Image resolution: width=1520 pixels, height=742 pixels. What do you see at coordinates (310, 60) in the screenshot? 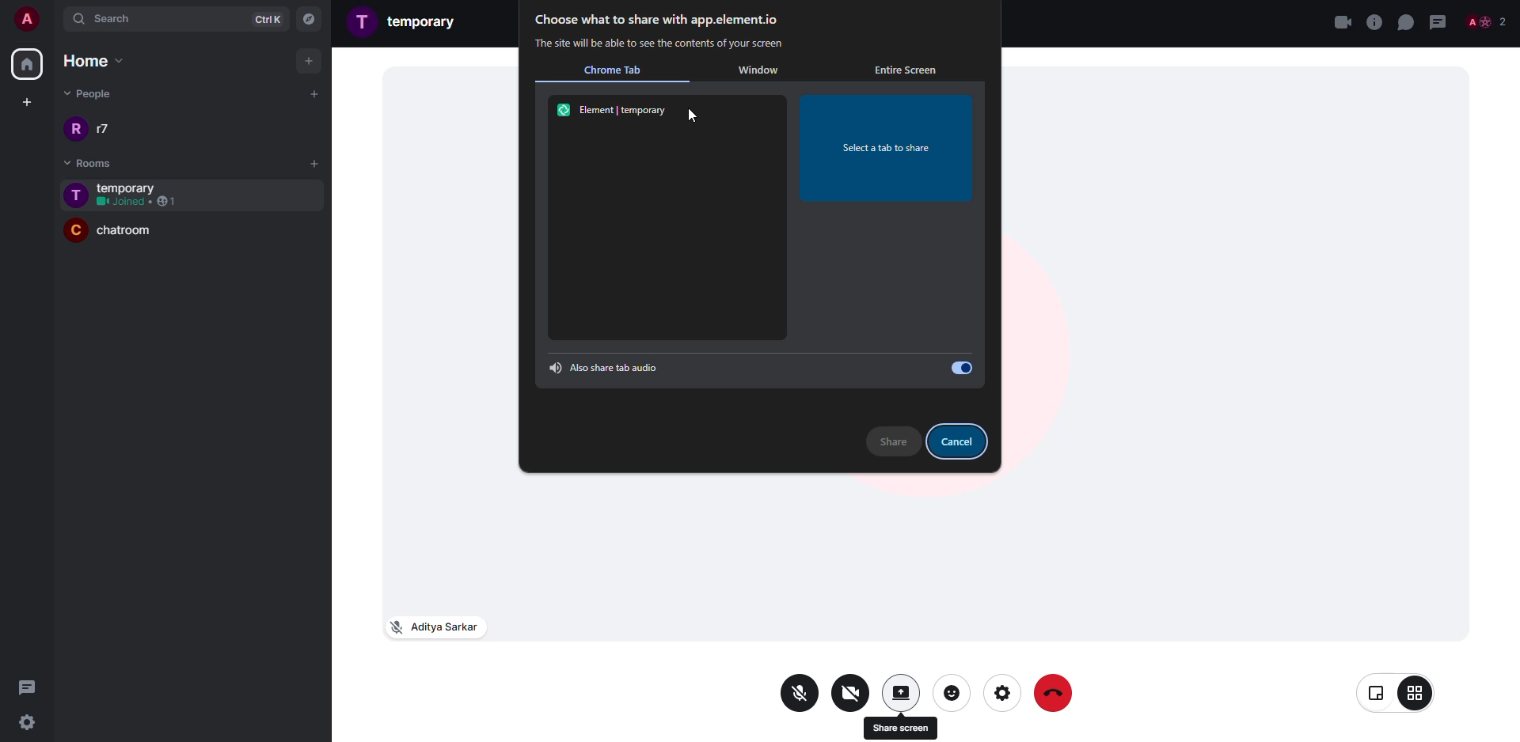
I see `add` at bounding box center [310, 60].